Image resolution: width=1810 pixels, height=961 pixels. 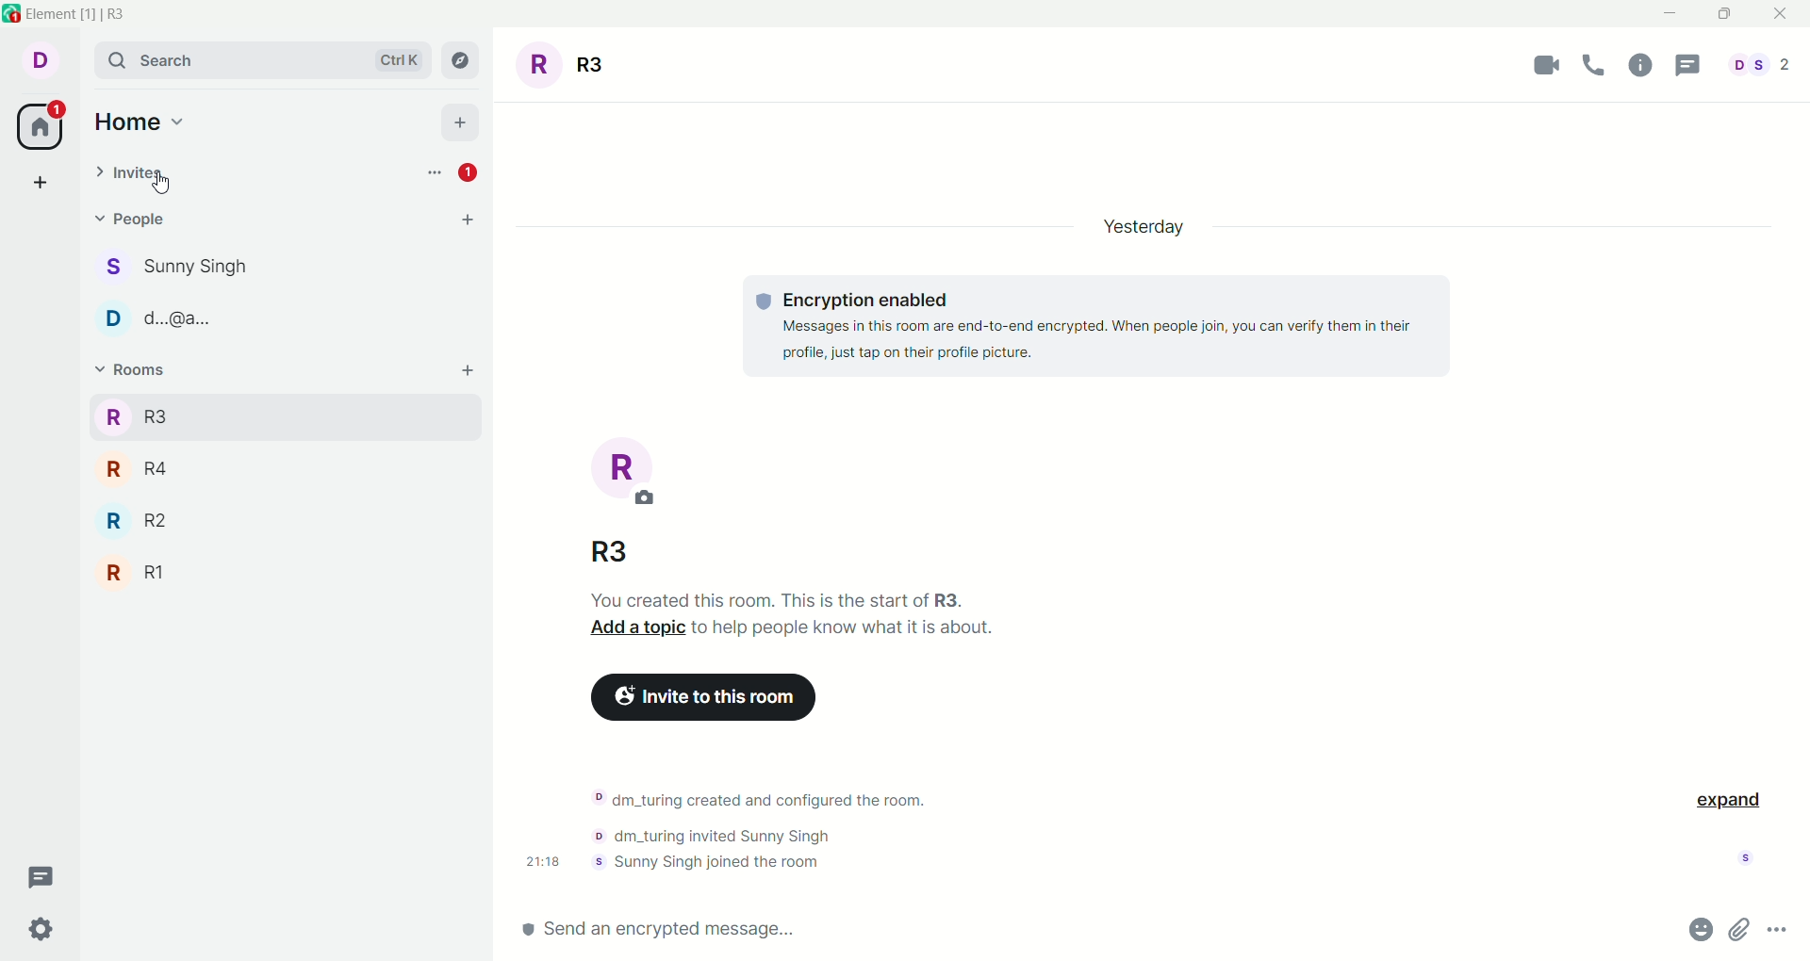 What do you see at coordinates (281, 466) in the screenshot?
I see `R4` at bounding box center [281, 466].